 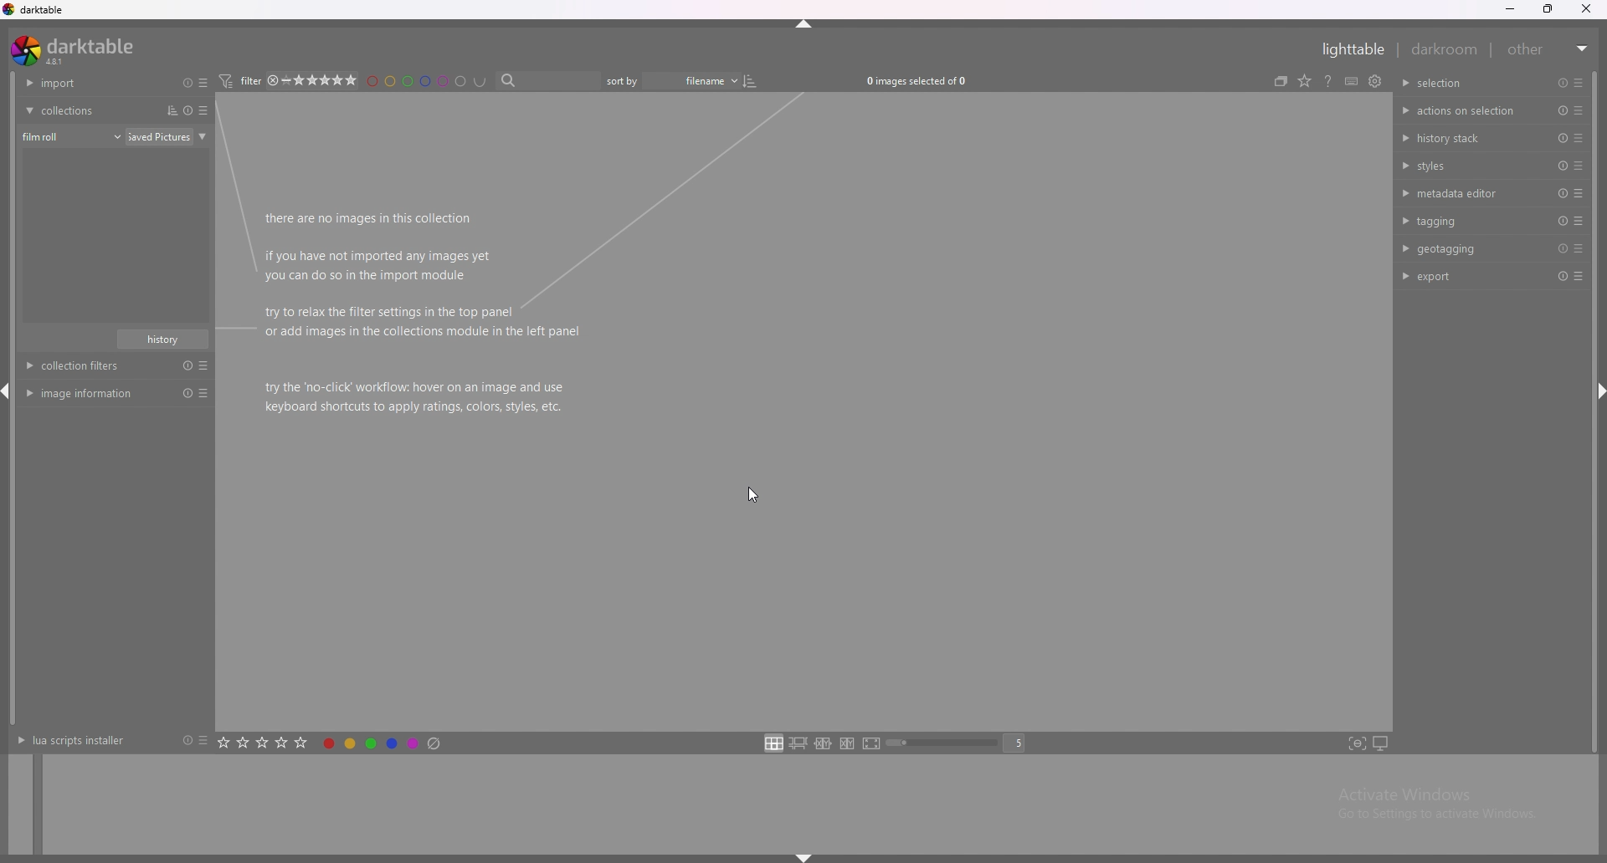 I want to click on resize, so click(x=1551, y=9).